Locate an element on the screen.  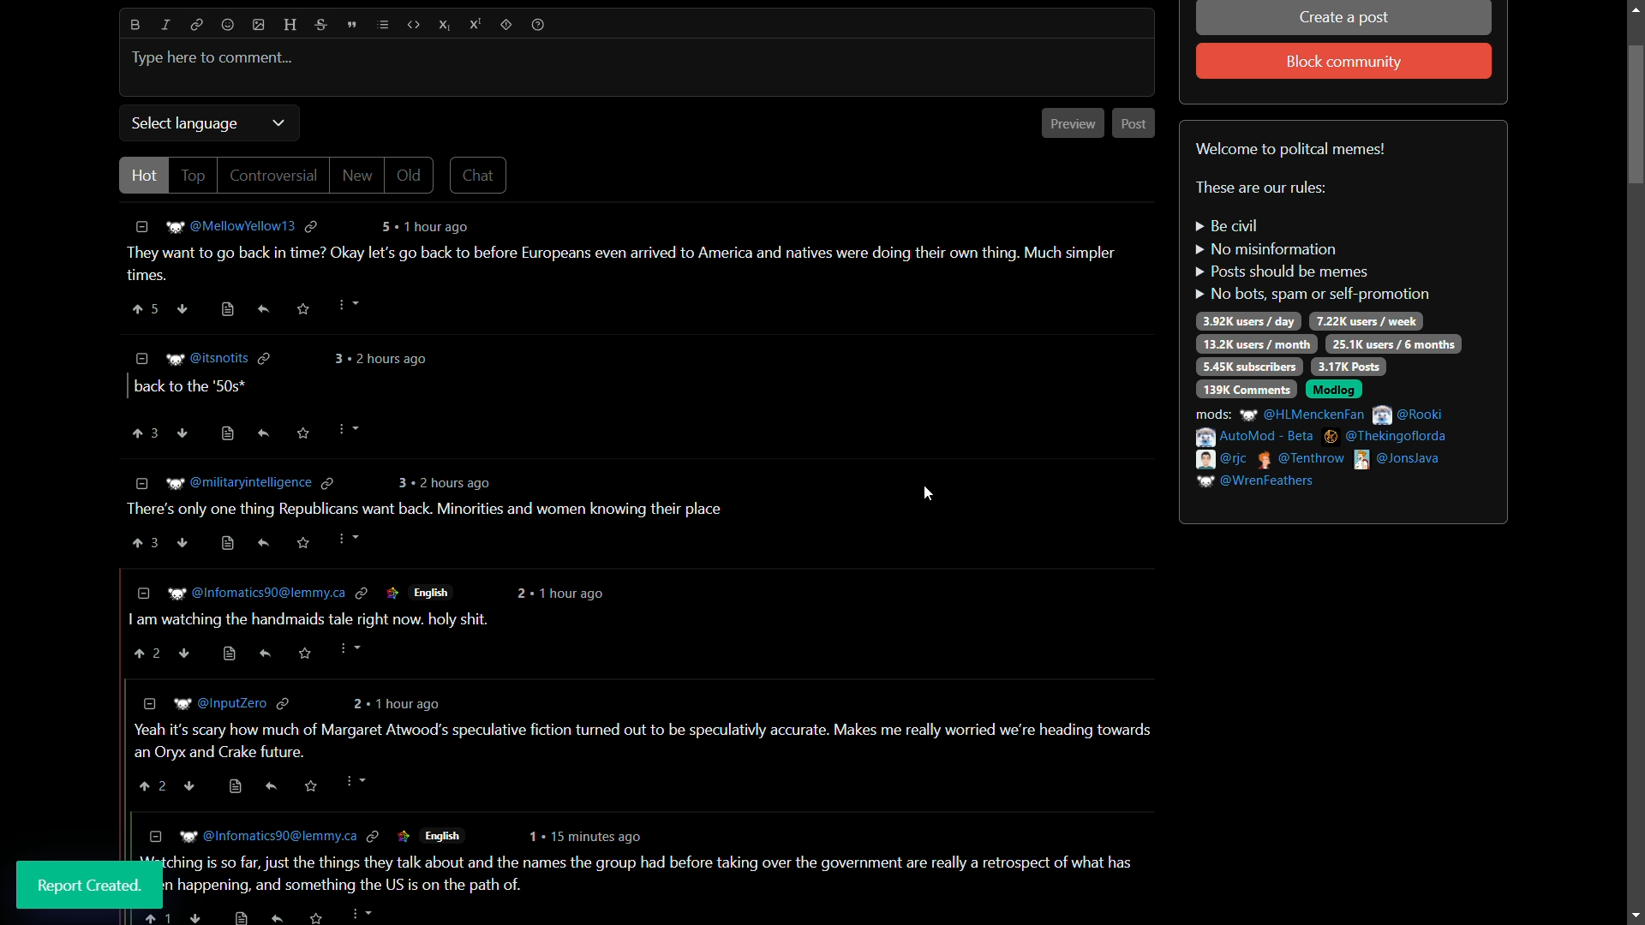
strikethrough is located at coordinates (318, 26).